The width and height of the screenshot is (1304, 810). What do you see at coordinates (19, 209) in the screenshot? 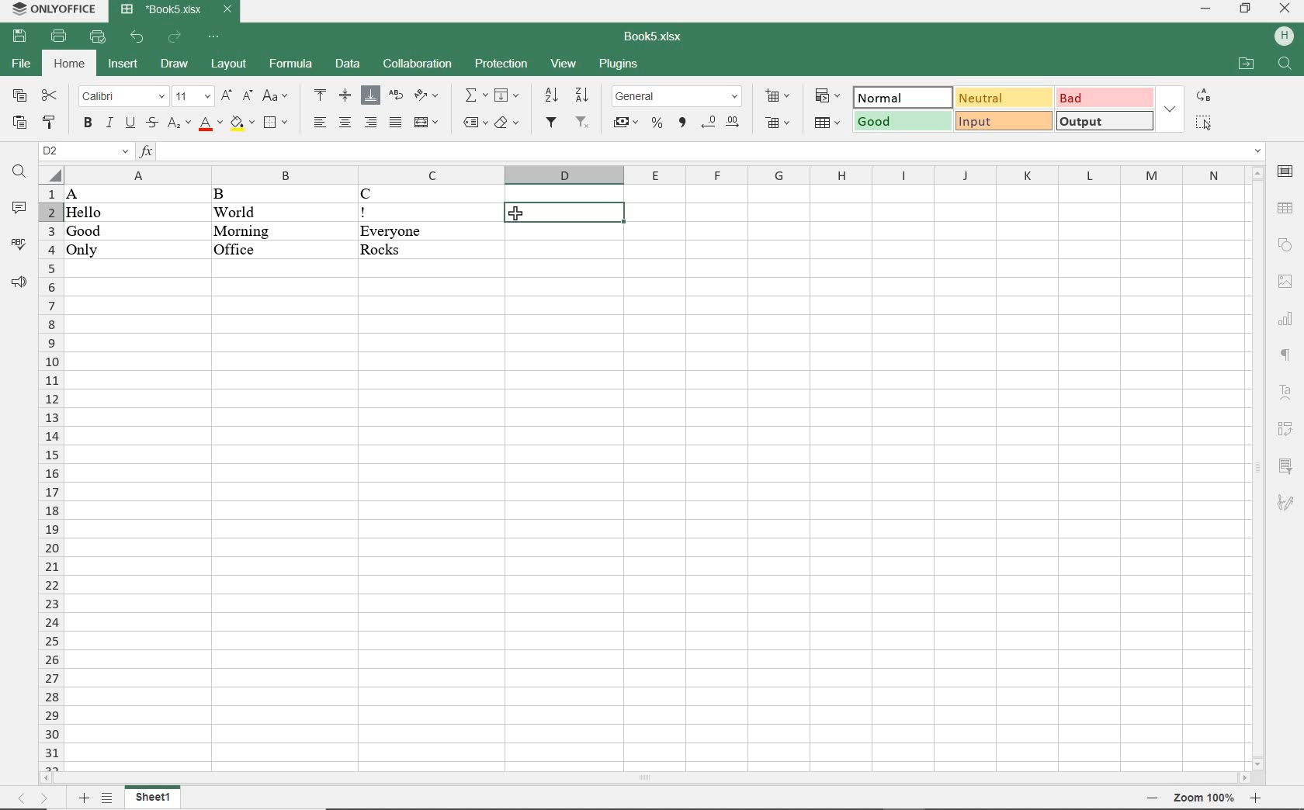
I see `comments` at bounding box center [19, 209].